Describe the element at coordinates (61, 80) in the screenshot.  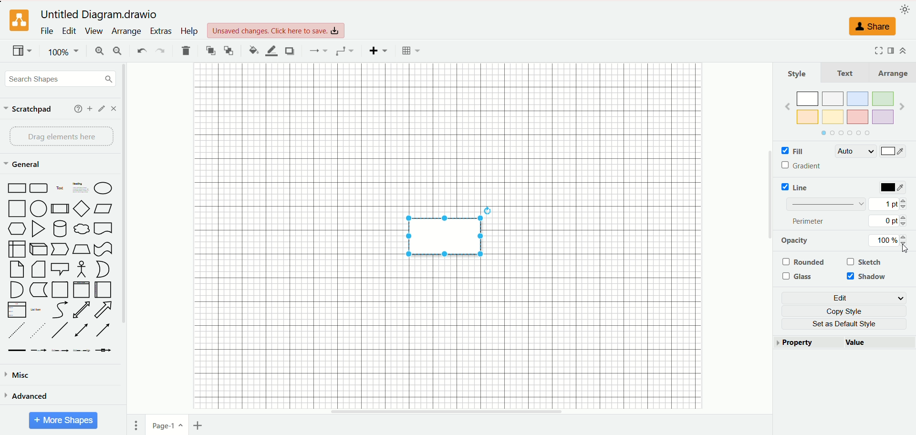
I see `search` at that location.